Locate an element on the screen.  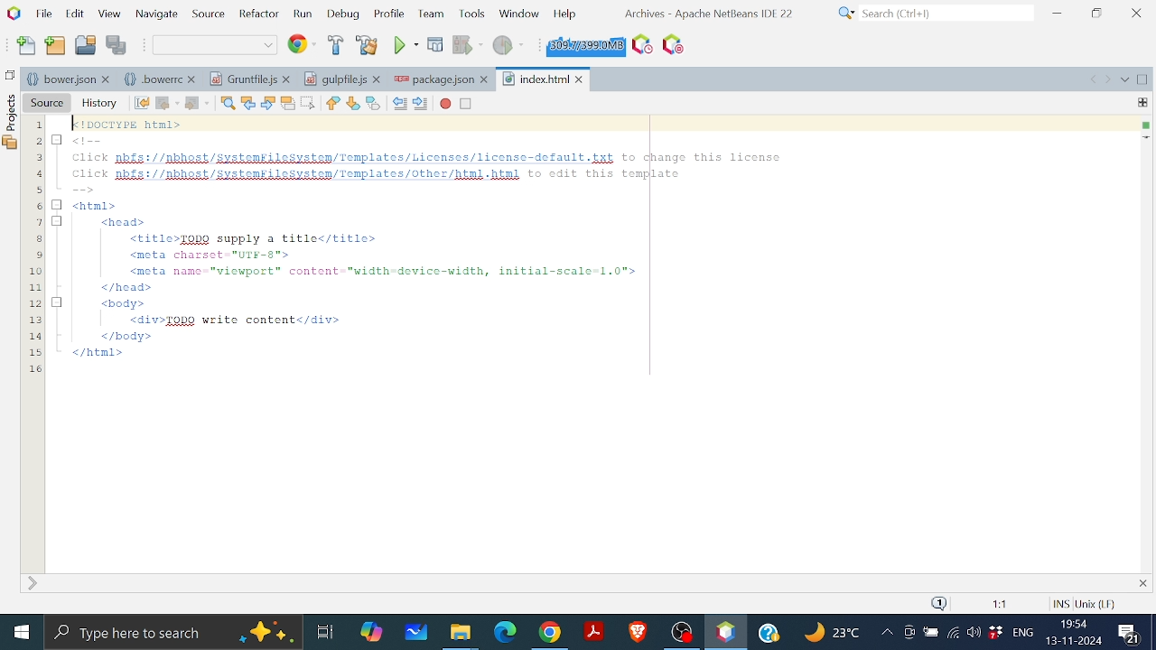
Source is located at coordinates (206, 17).